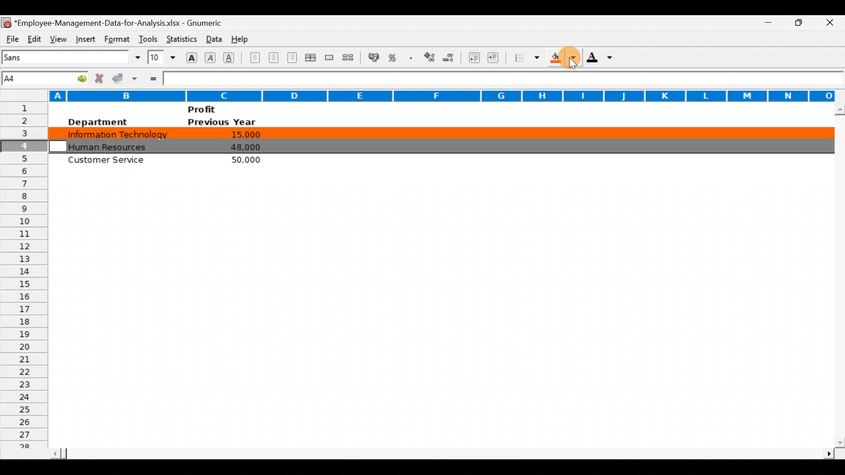  What do you see at coordinates (180, 37) in the screenshot?
I see `Statistics` at bounding box center [180, 37].